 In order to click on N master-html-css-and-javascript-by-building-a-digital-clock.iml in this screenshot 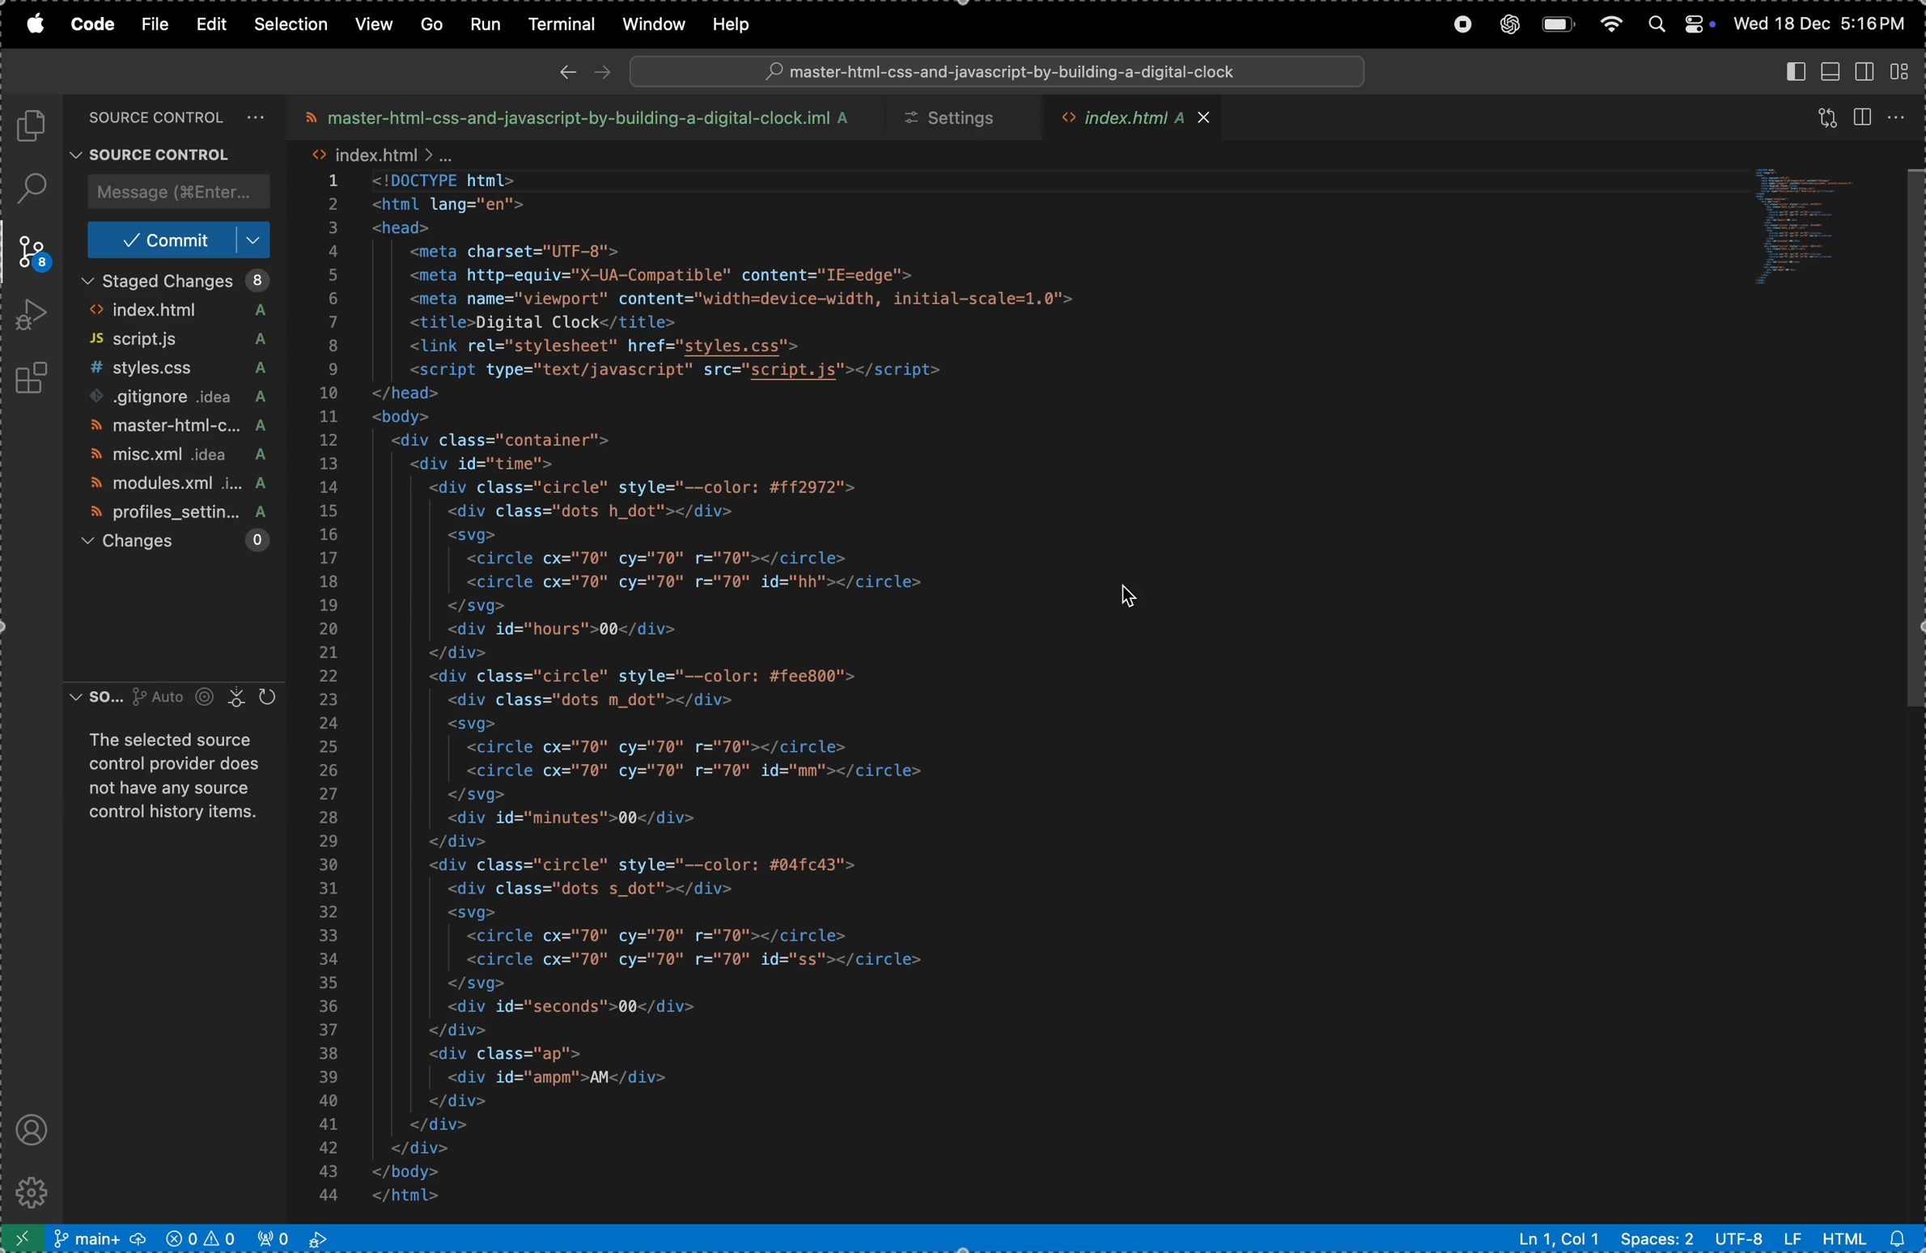, I will do `click(573, 117)`.